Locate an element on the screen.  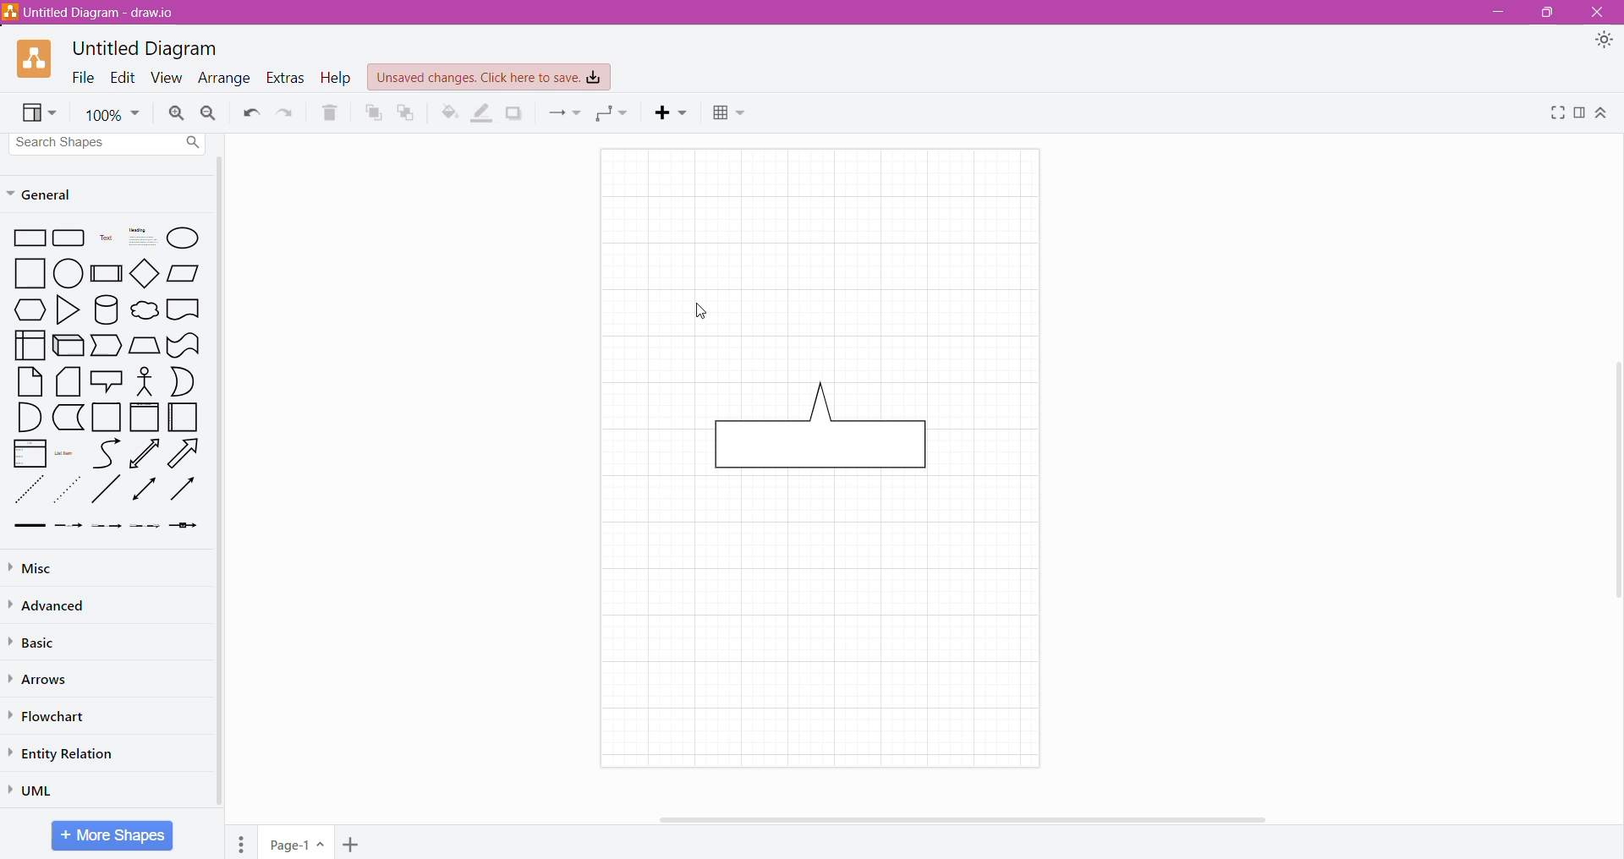
Vertical Scroll Bar is located at coordinates (221, 484).